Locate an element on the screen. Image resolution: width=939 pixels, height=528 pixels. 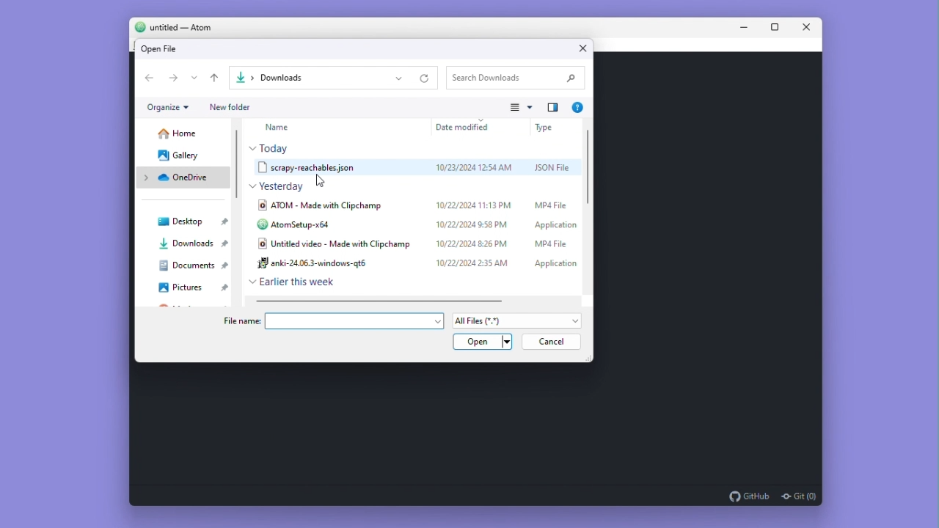
Go back is located at coordinates (147, 78).